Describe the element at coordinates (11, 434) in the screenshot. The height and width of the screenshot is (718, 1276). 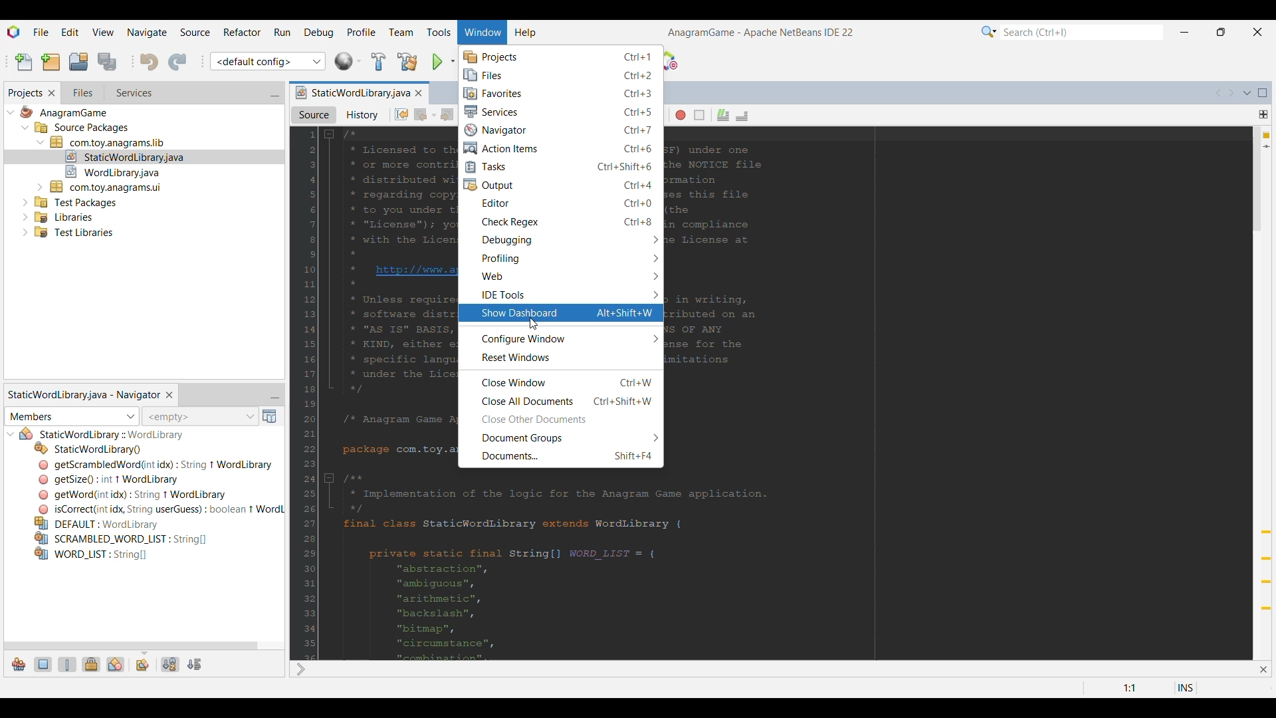
I see `Click to collapse current file` at that location.